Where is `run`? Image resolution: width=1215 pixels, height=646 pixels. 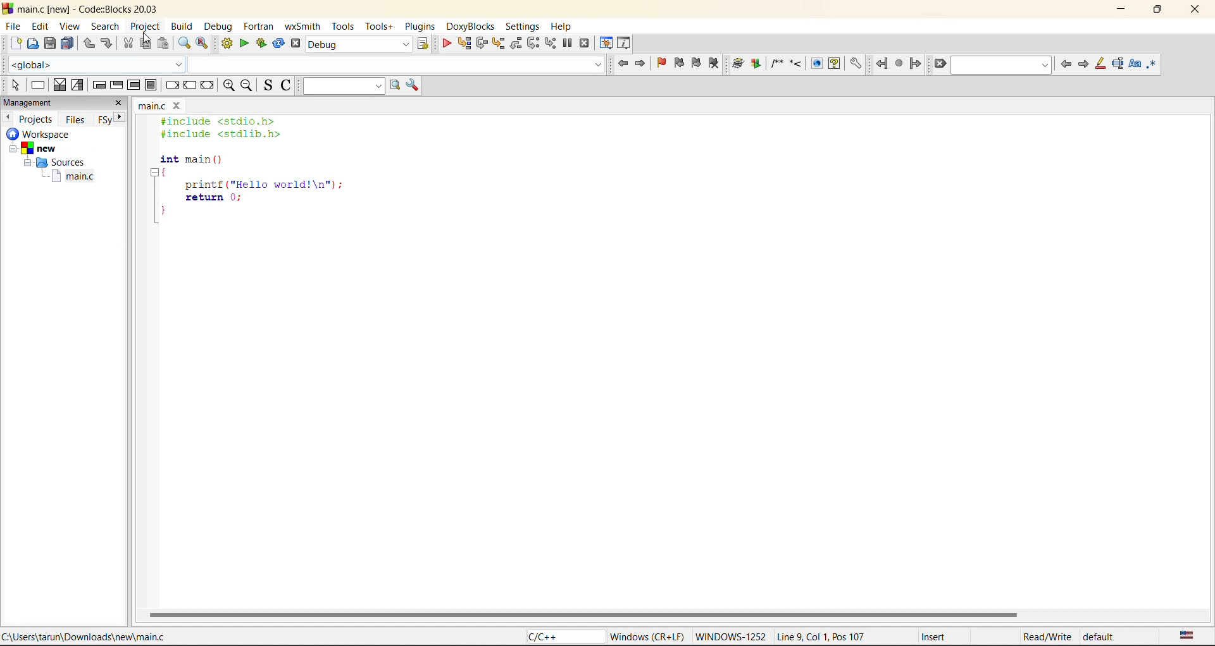 run is located at coordinates (243, 45).